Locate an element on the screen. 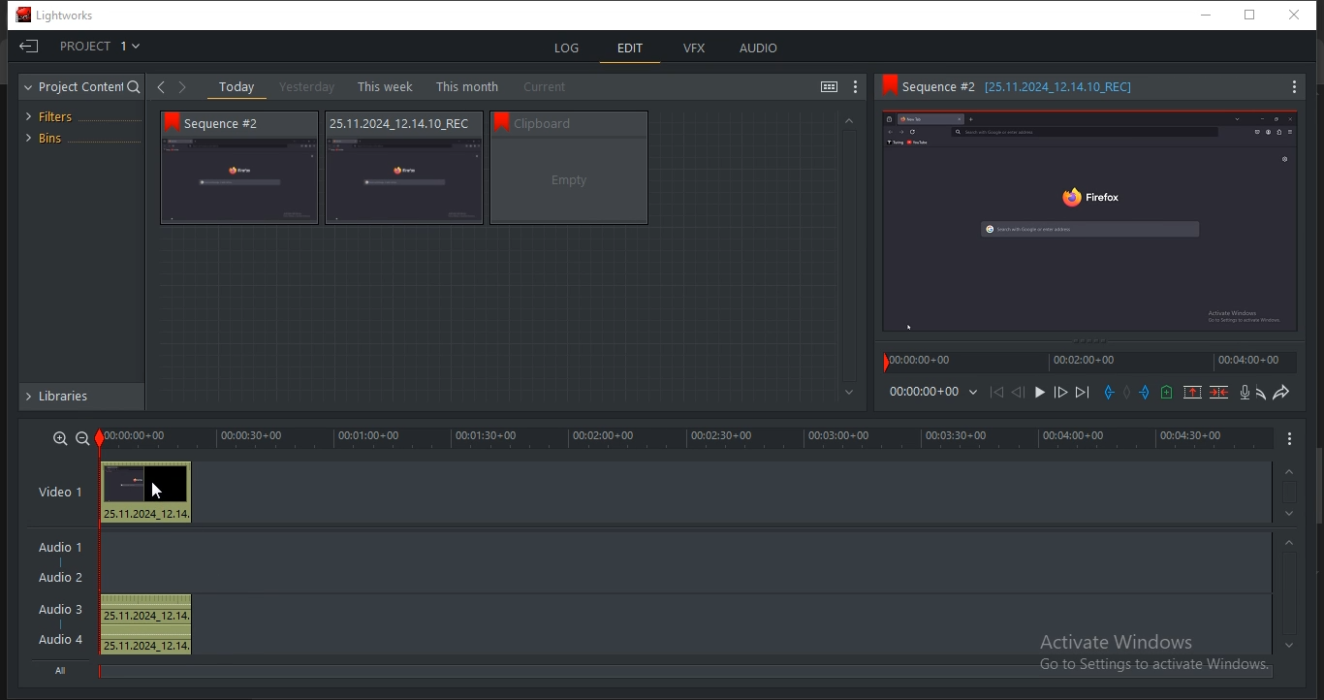 Image resolution: width=1324 pixels, height=700 pixels. minimize is located at coordinates (1213, 14).